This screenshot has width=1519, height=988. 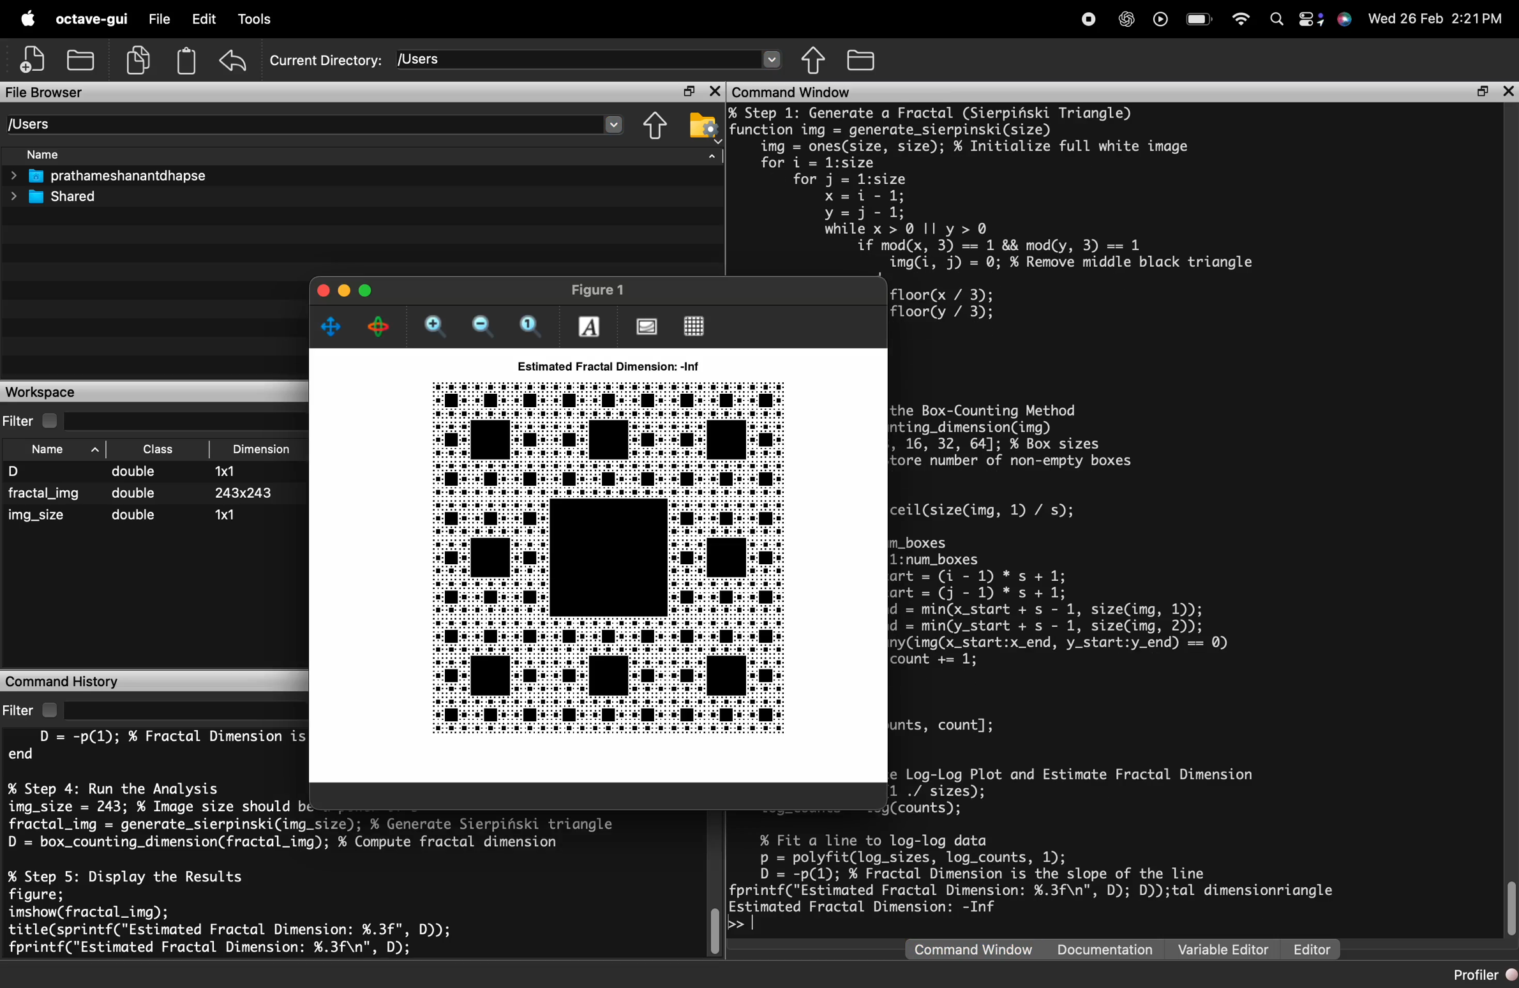 What do you see at coordinates (332, 327) in the screenshot?
I see `navigate` at bounding box center [332, 327].